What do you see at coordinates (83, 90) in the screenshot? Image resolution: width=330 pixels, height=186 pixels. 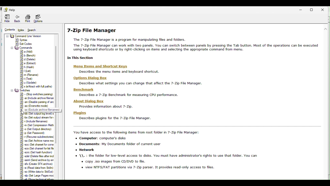 I see `Benchmark` at bounding box center [83, 90].